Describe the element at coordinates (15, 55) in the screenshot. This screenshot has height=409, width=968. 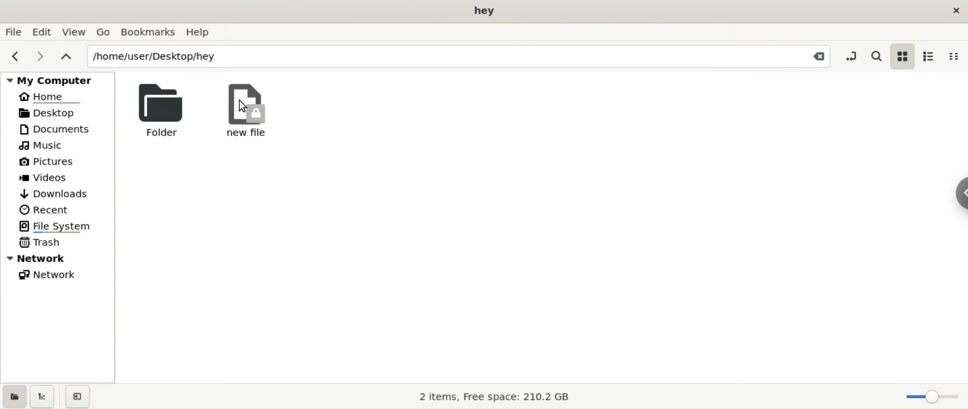
I see `previous` at that location.